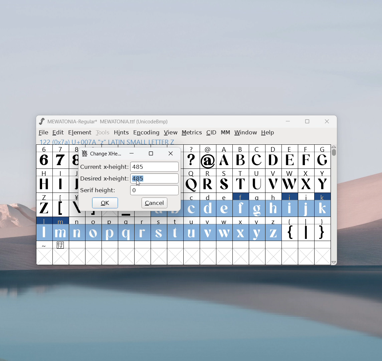 This screenshot has height=361, width=382. What do you see at coordinates (256, 156) in the screenshot?
I see `C` at bounding box center [256, 156].